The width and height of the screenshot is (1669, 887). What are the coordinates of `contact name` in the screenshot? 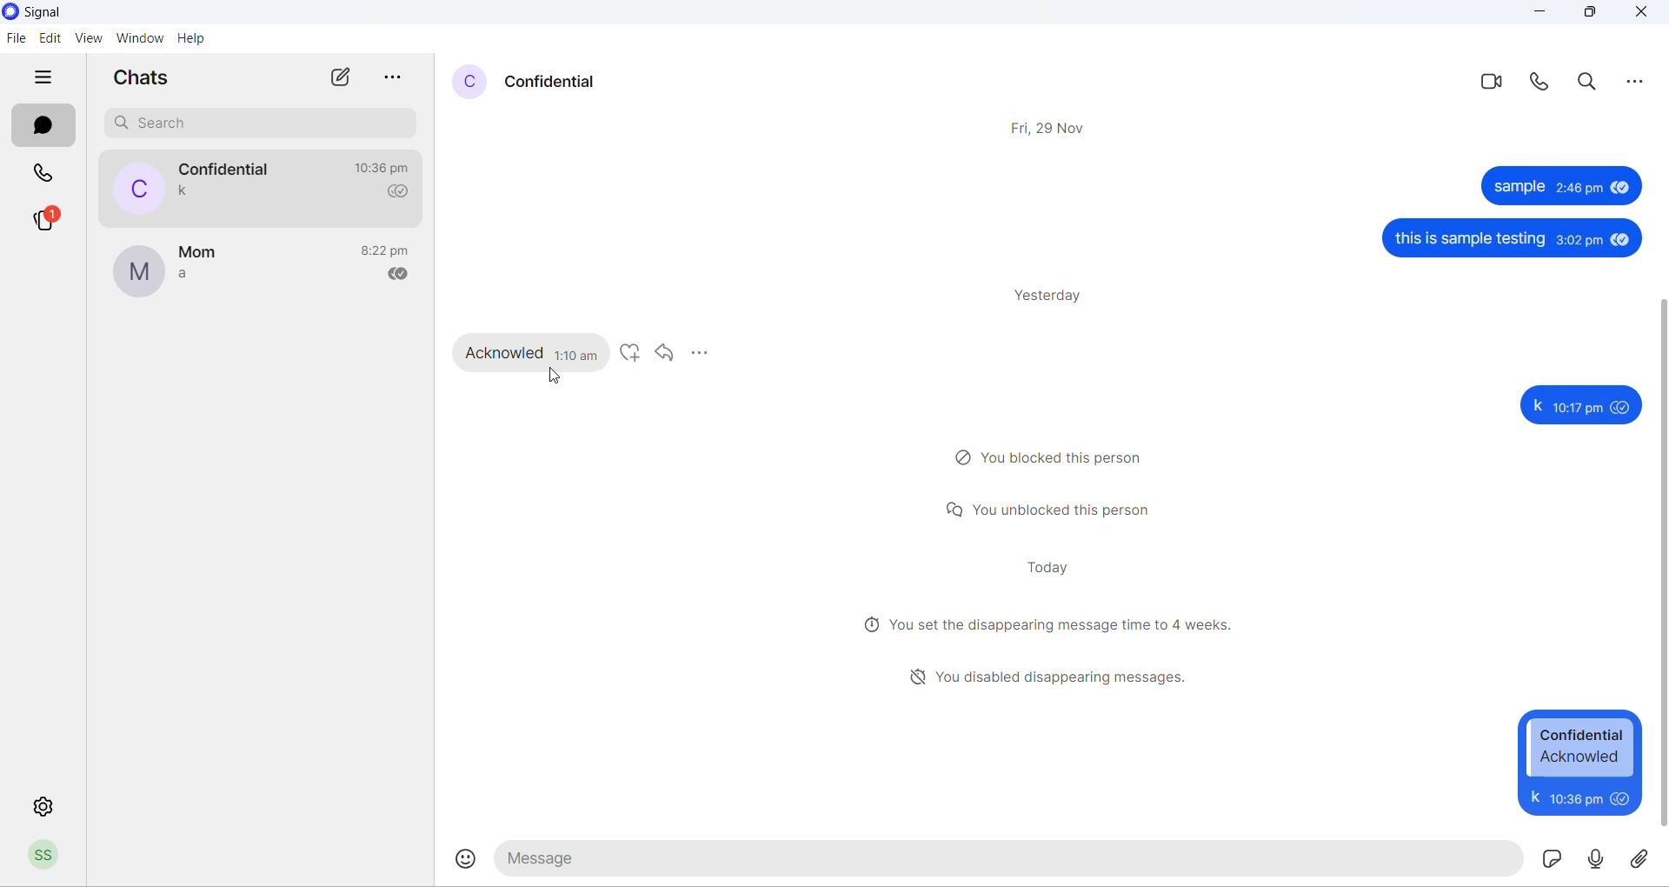 It's located at (228, 170).